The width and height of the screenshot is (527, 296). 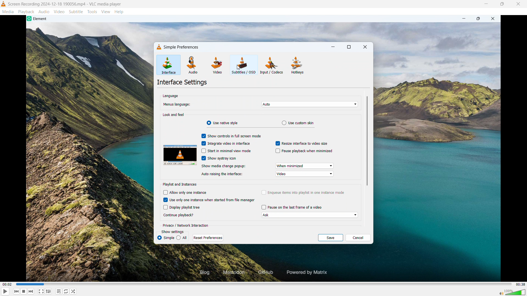 I want to click on Playback , so click(x=26, y=12).